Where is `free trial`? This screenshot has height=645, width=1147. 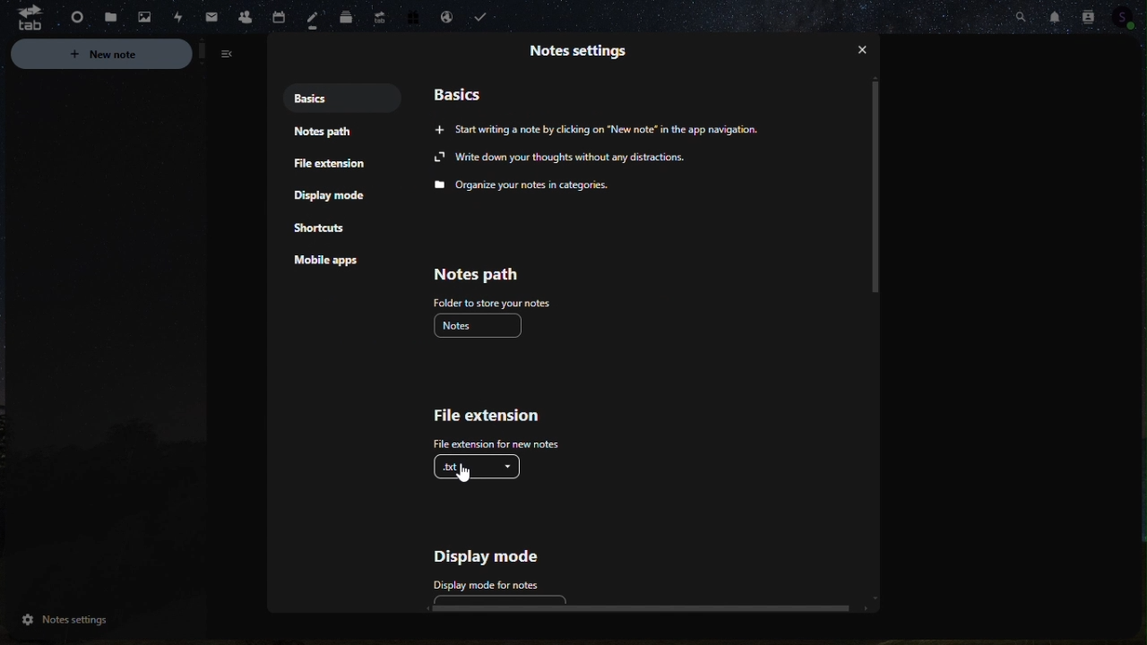
free trial is located at coordinates (409, 20).